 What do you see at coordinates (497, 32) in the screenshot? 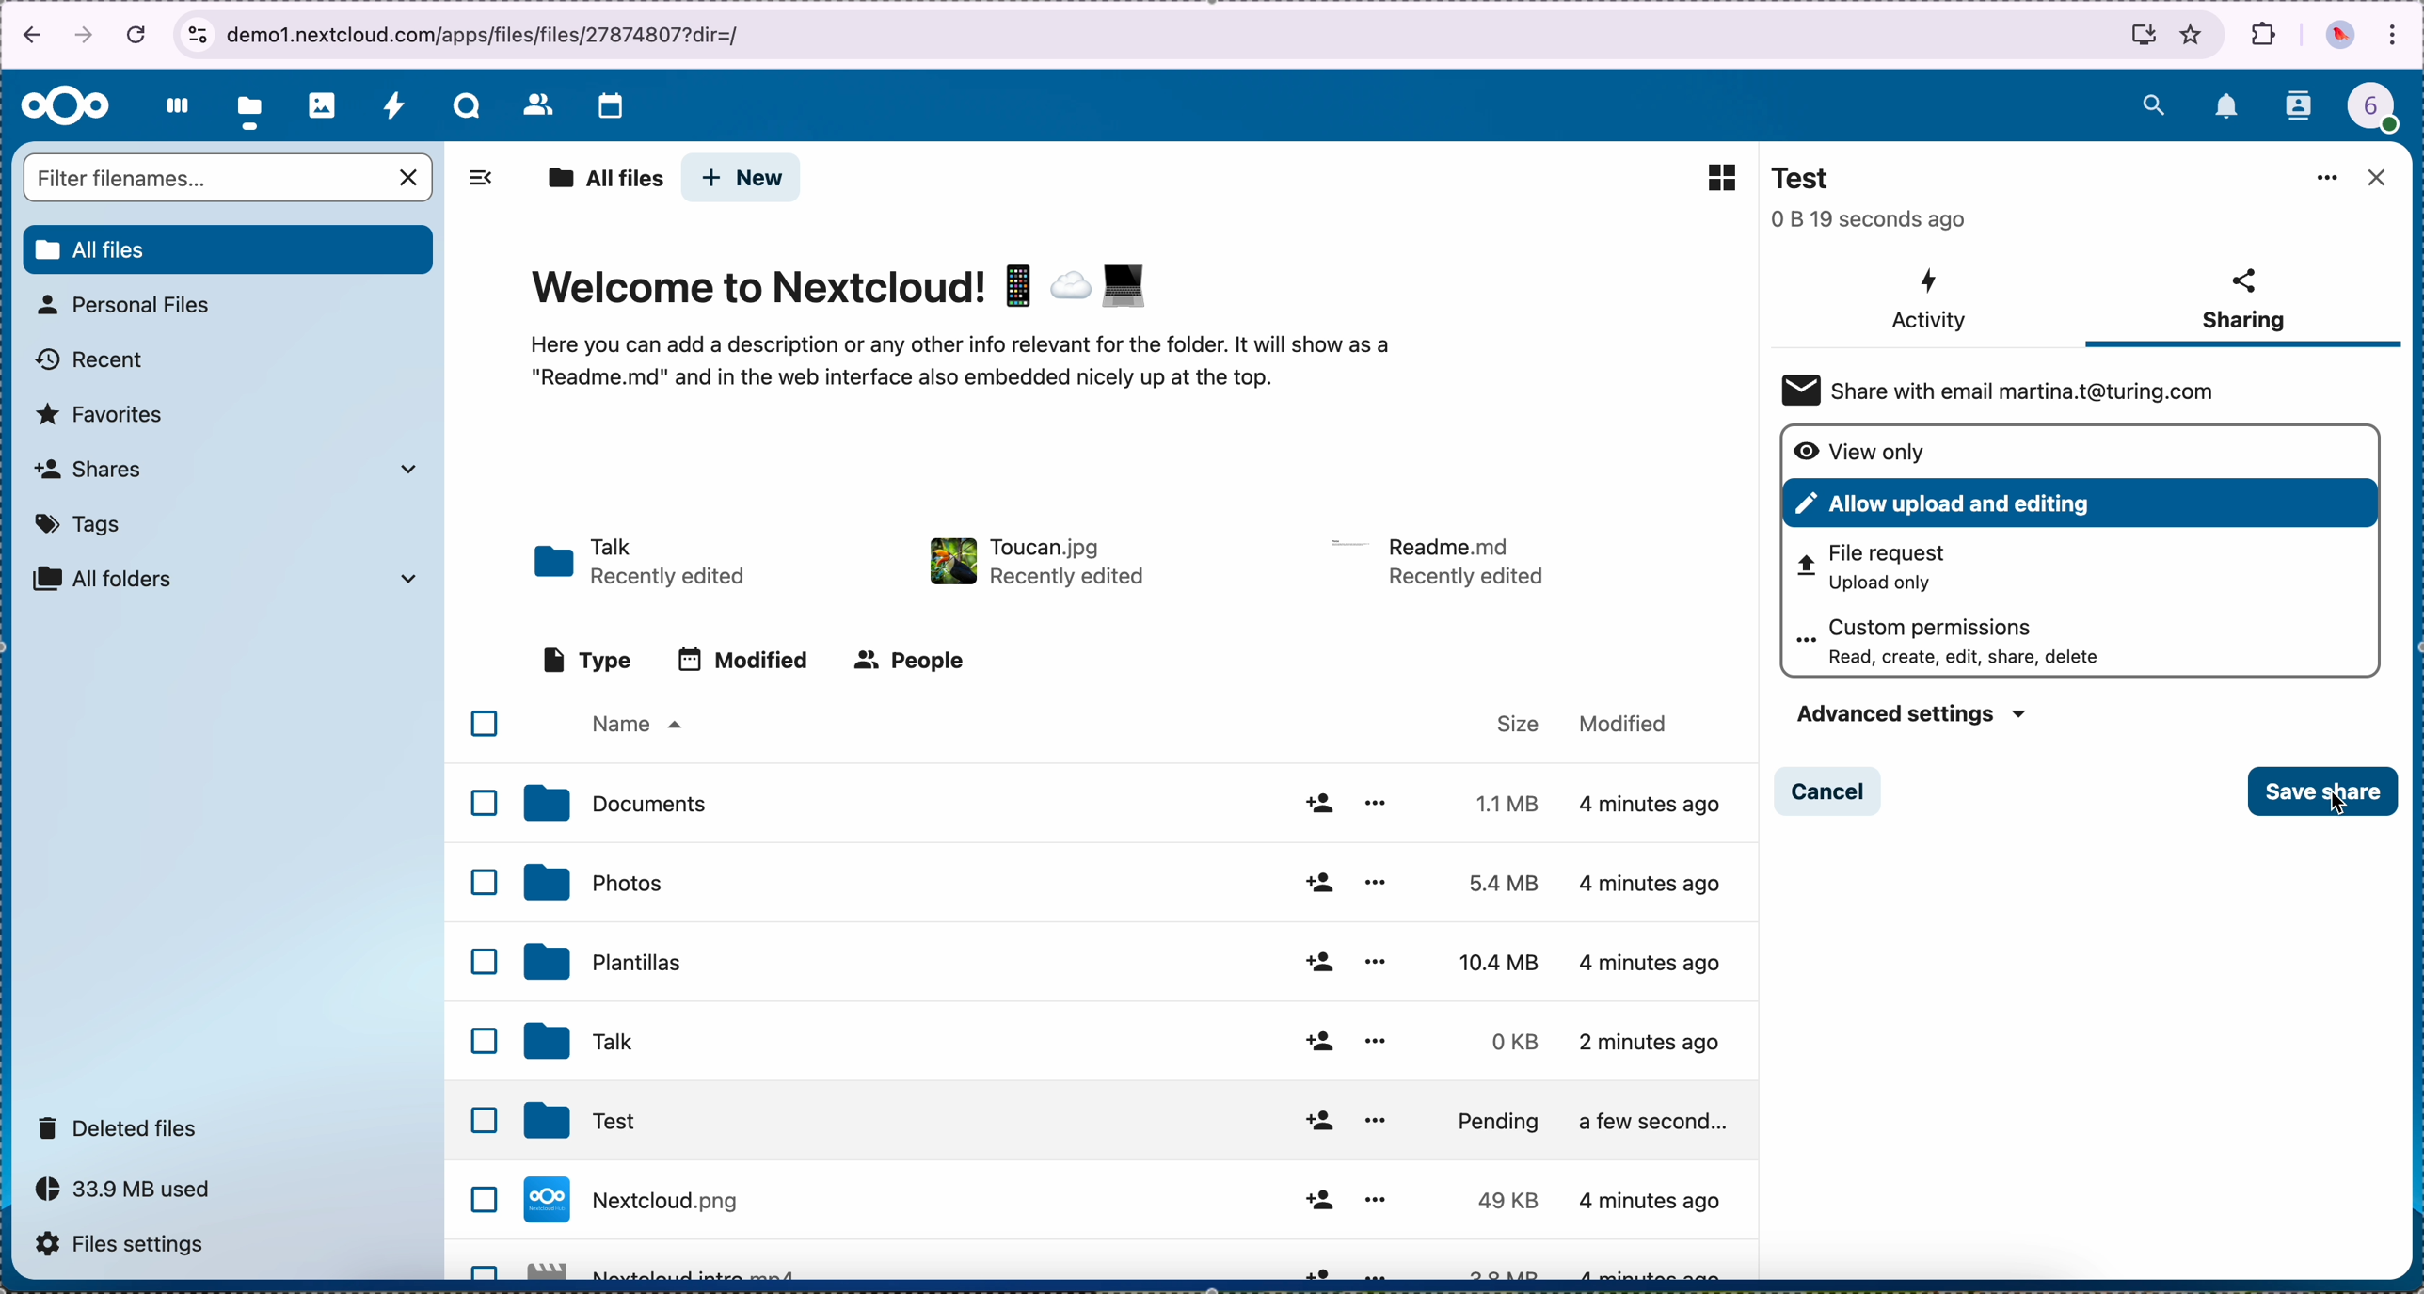
I see `URL` at bounding box center [497, 32].